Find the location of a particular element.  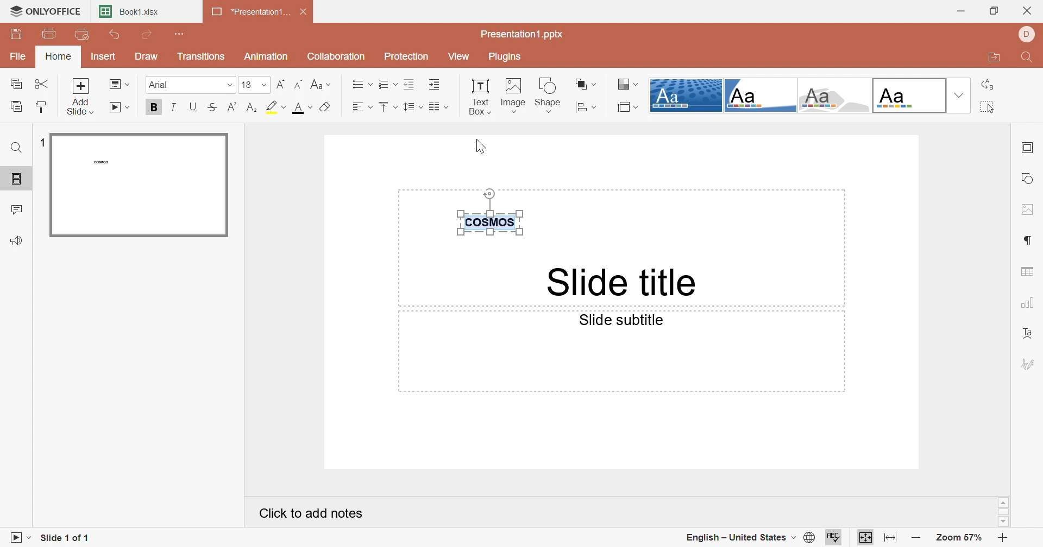

Numbering is located at coordinates (387, 85).